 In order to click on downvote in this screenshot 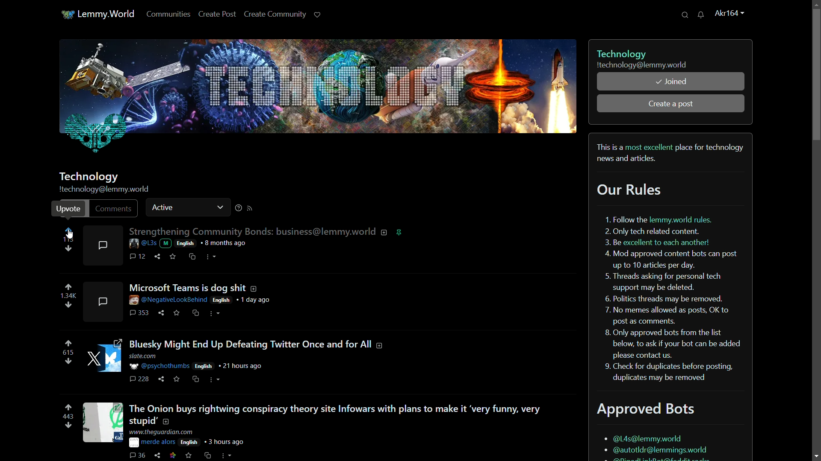, I will do `click(68, 362)`.